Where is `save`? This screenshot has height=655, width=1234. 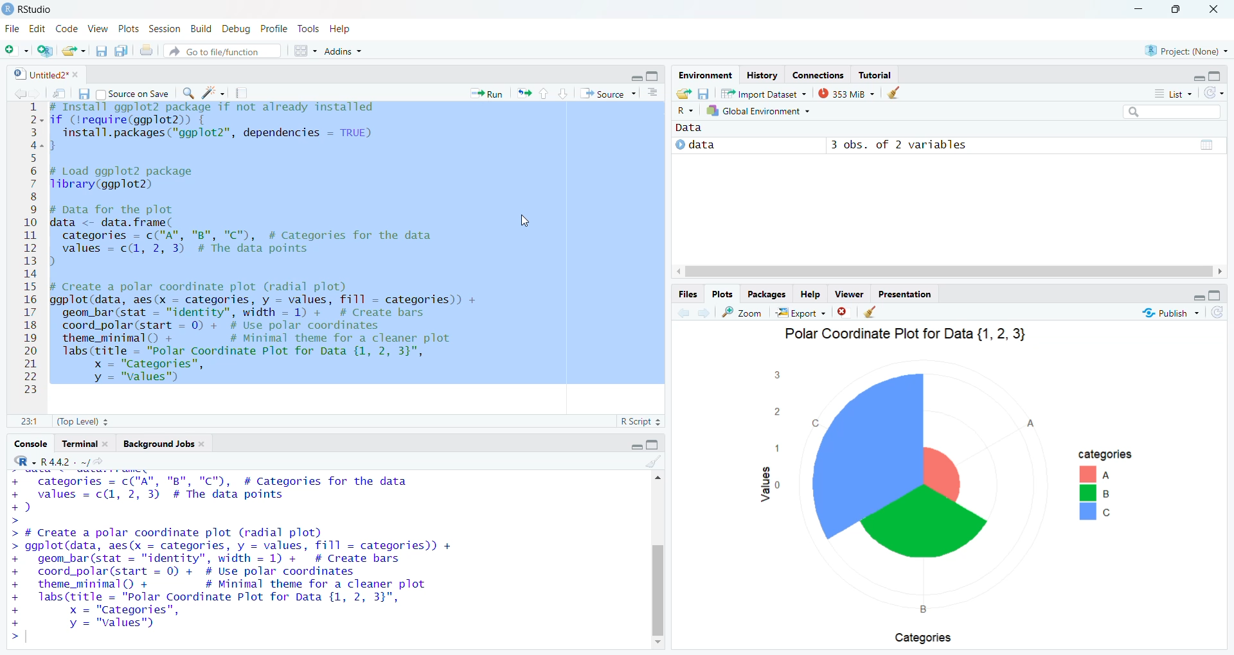 save is located at coordinates (705, 94).